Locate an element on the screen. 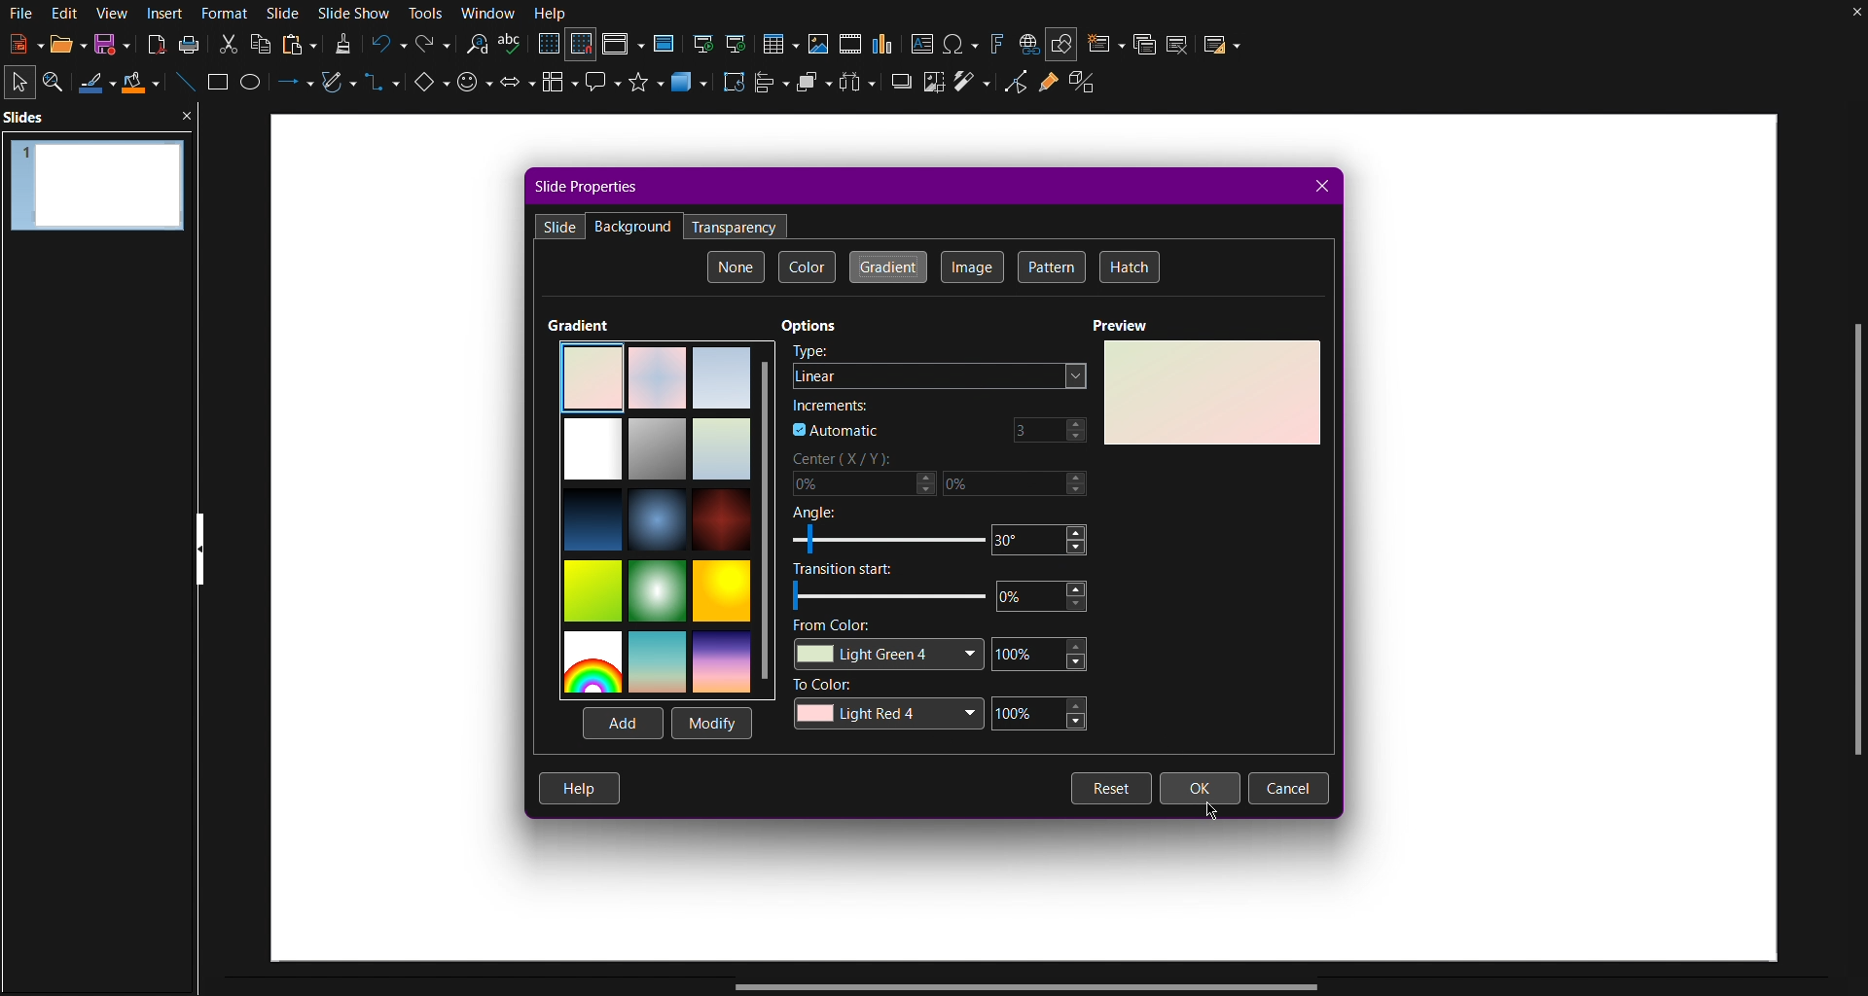 The image size is (1868, 996). Circle is located at coordinates (254, 87).